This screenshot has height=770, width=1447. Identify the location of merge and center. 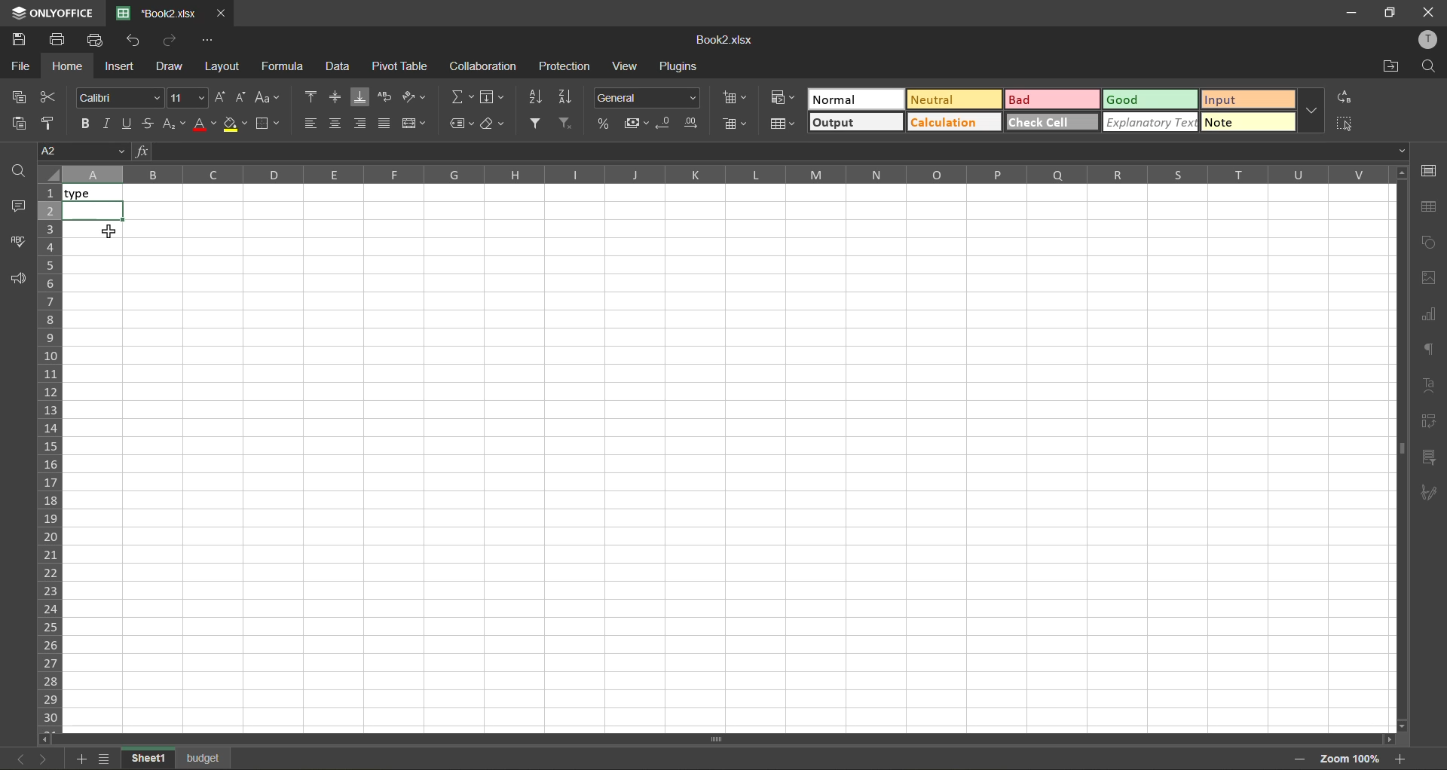
(415, 124).